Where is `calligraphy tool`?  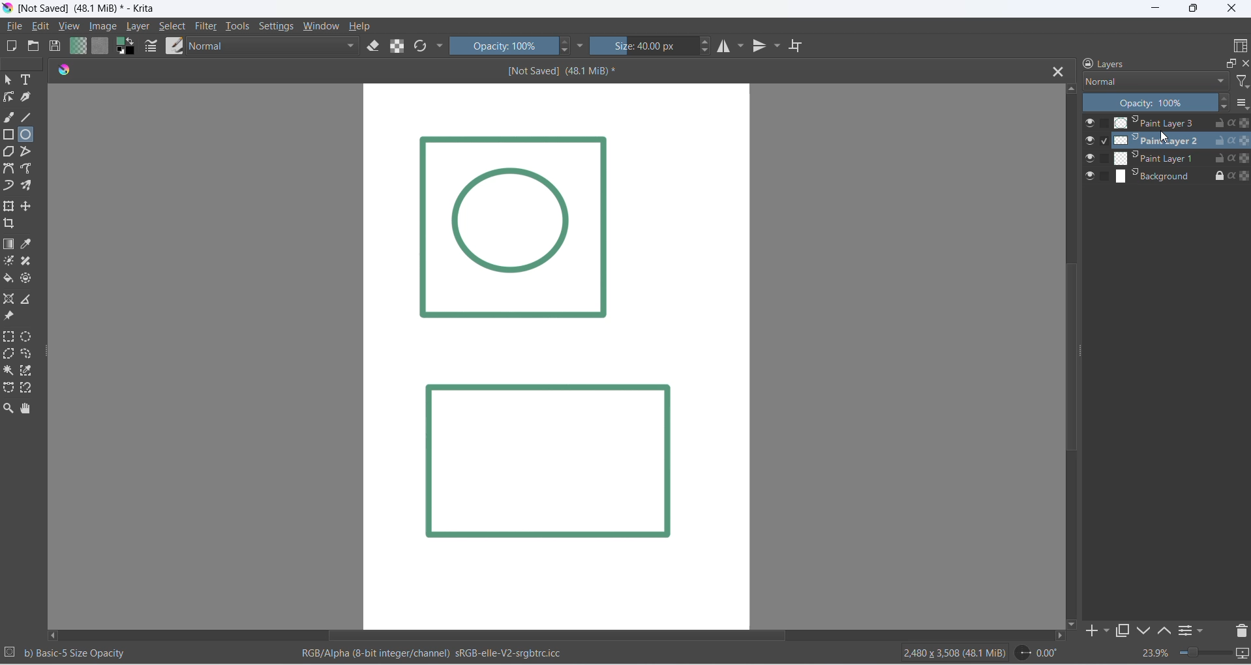 calligraphy tool is located at coordinates (29, 98).